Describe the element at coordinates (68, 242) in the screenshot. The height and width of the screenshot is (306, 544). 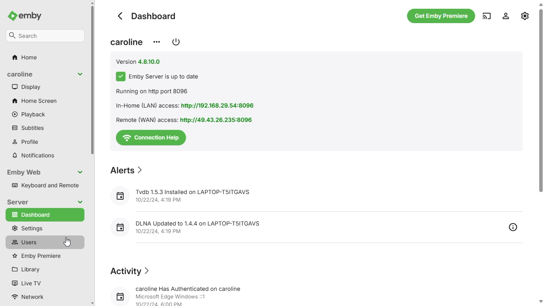
I see `cursor` at that location.